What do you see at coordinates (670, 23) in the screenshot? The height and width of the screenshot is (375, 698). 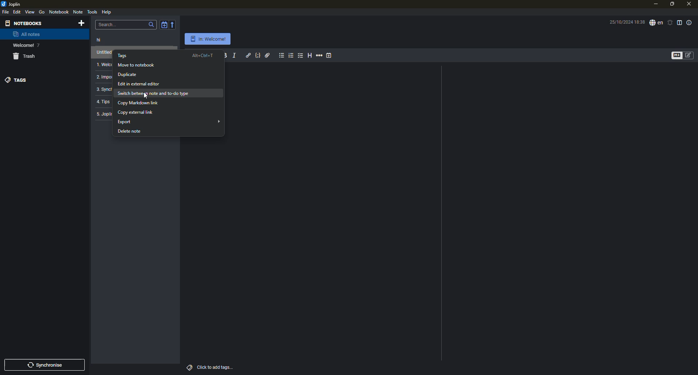 I see `set alarm` at bounding box center [670, 23].